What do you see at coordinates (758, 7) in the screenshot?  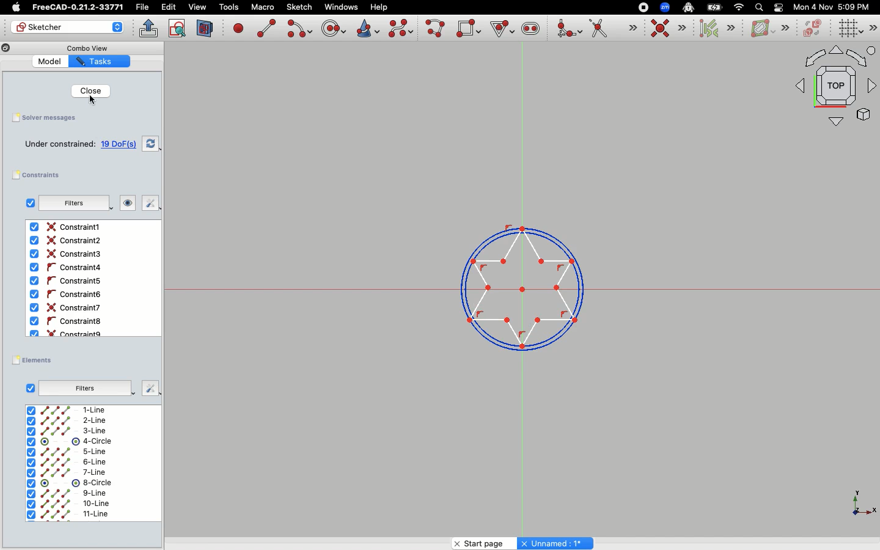 I see `Search` at bounding box center [758, 7].